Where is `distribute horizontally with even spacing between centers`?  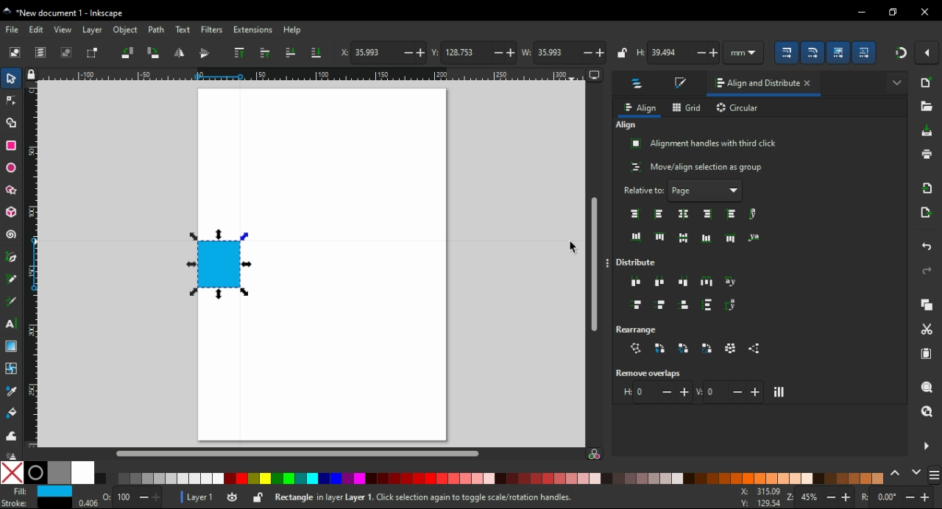 distribute horizontally with even spacing between centers is located at coordinates (660, 283).